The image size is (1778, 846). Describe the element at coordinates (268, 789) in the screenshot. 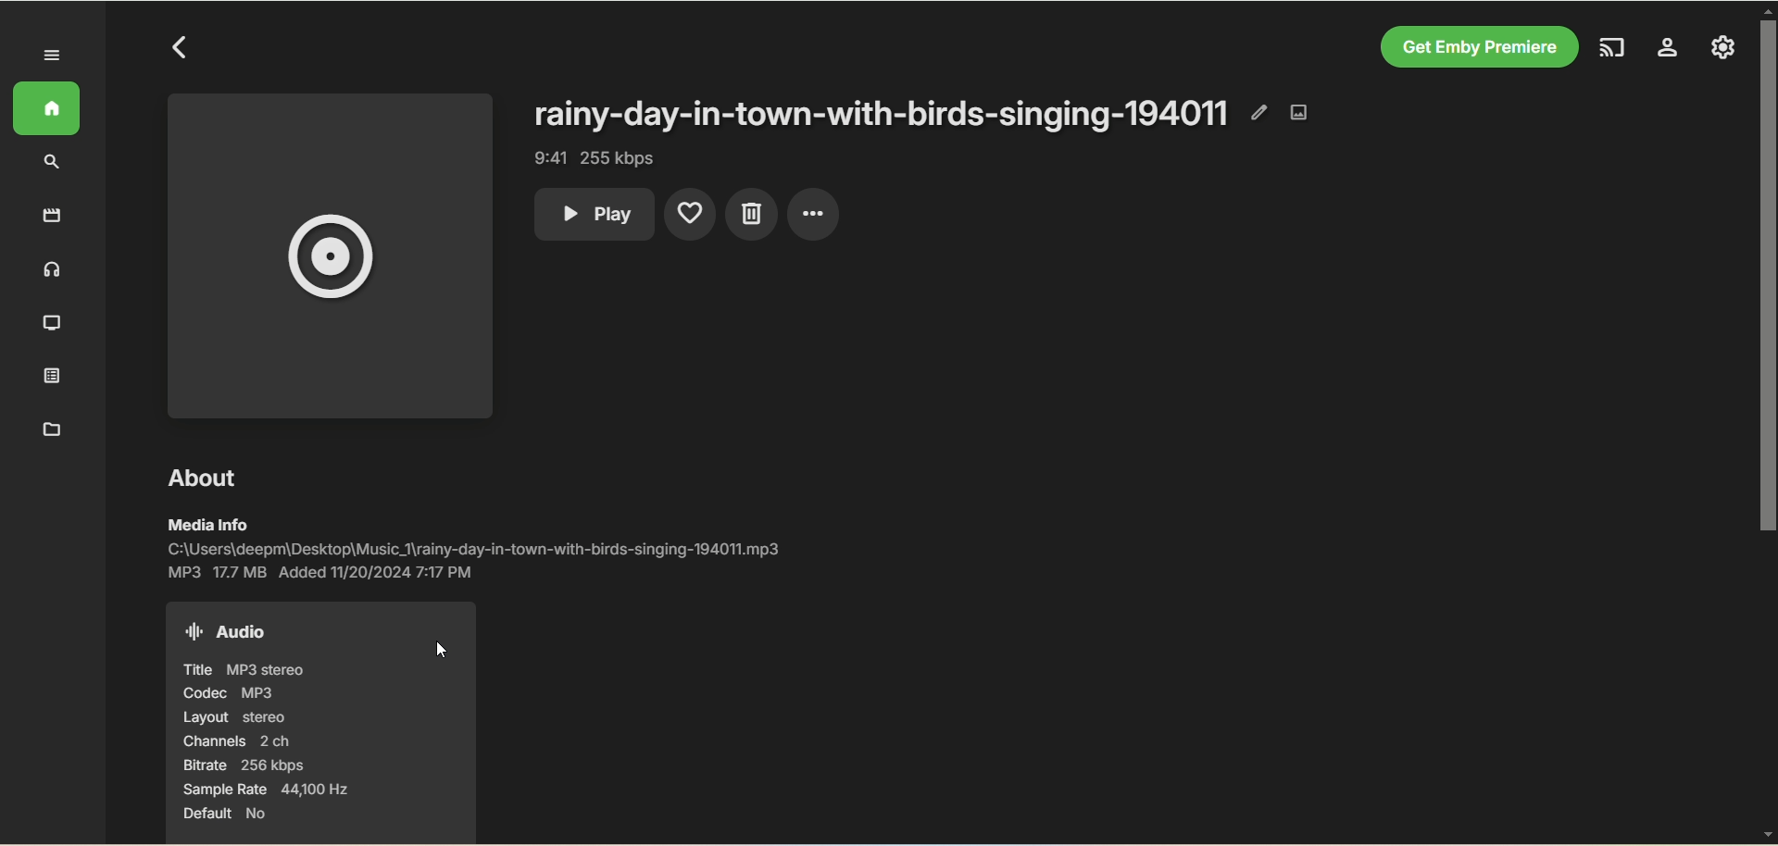

I see `sample rate 44,100 hz` at that location.